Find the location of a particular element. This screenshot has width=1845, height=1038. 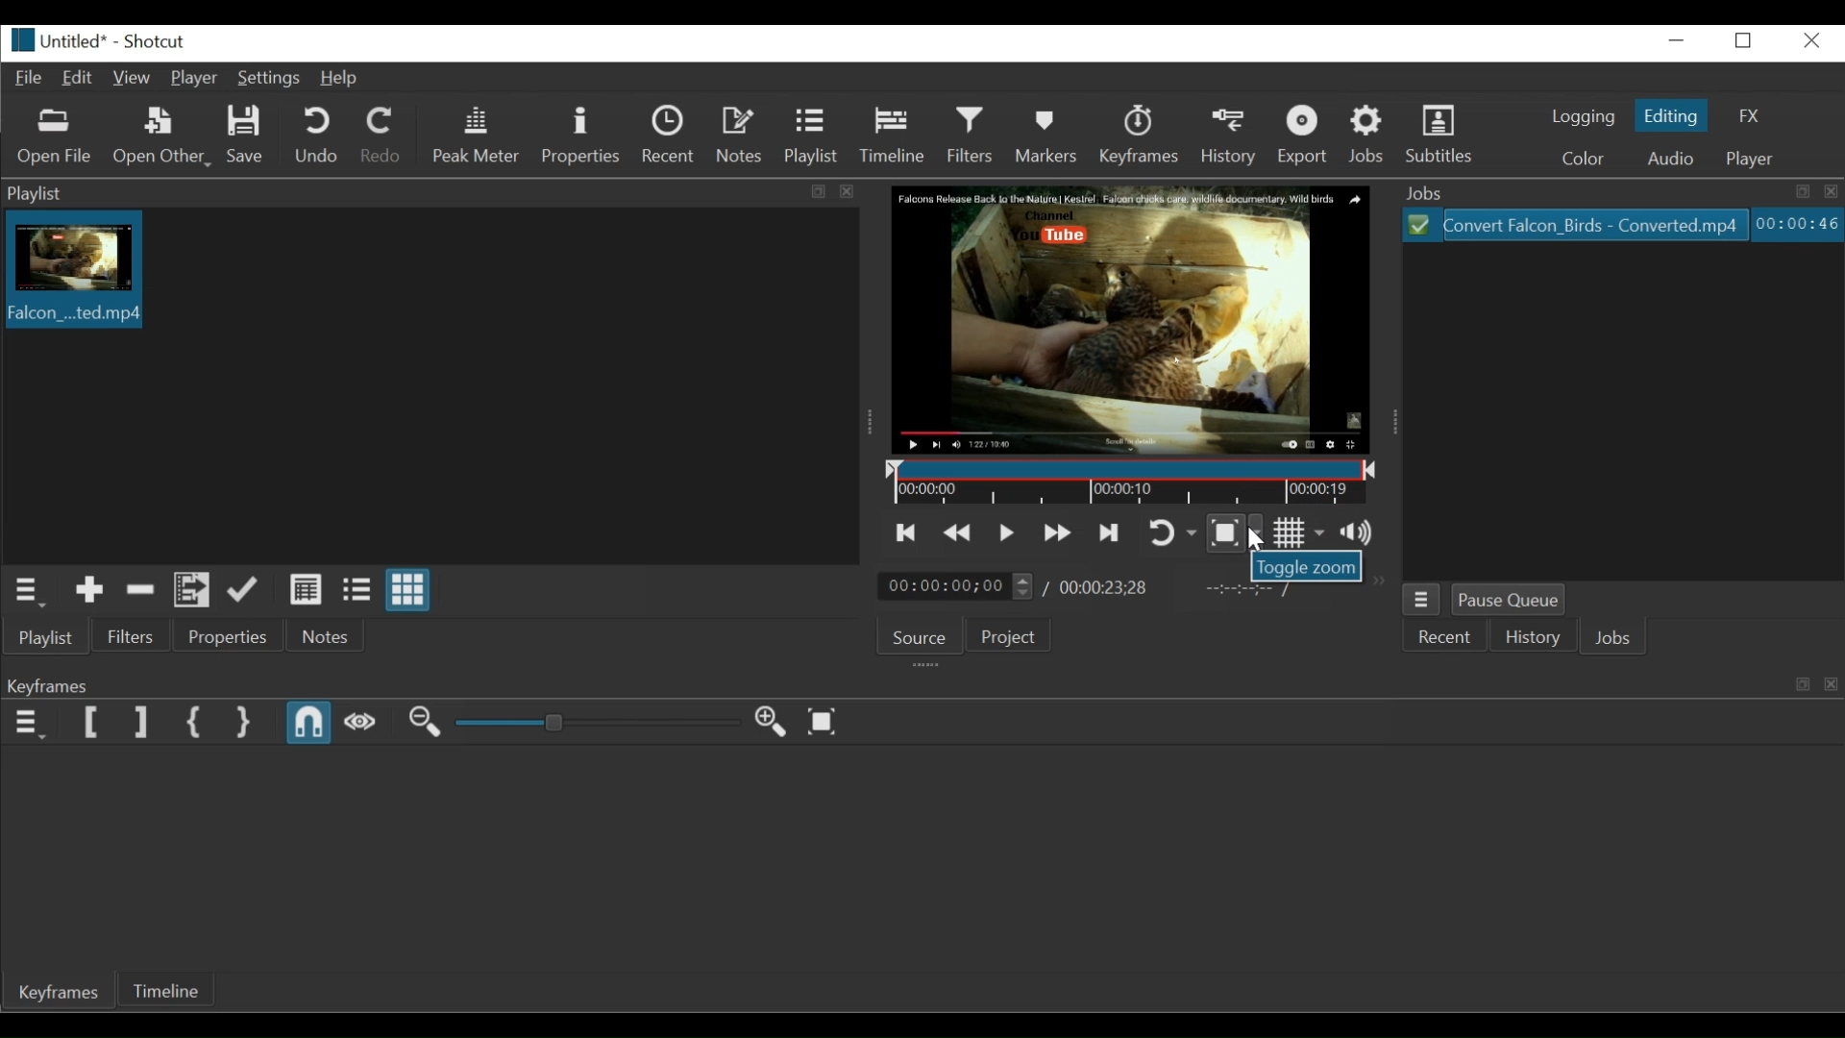

Skip to the next point is located at coordinates (1109, 533).